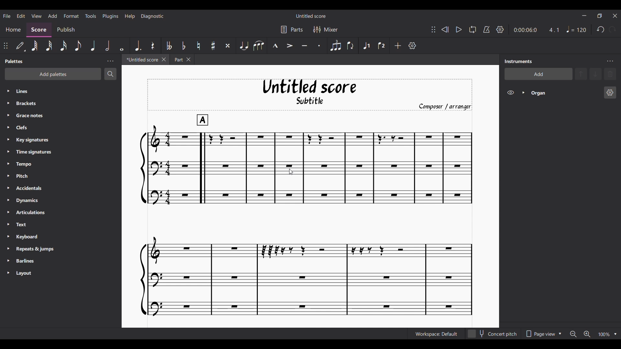 This screenshot has height=349, width=621. I want to click on Title, sub-title, and composer name, so click(310, 95).